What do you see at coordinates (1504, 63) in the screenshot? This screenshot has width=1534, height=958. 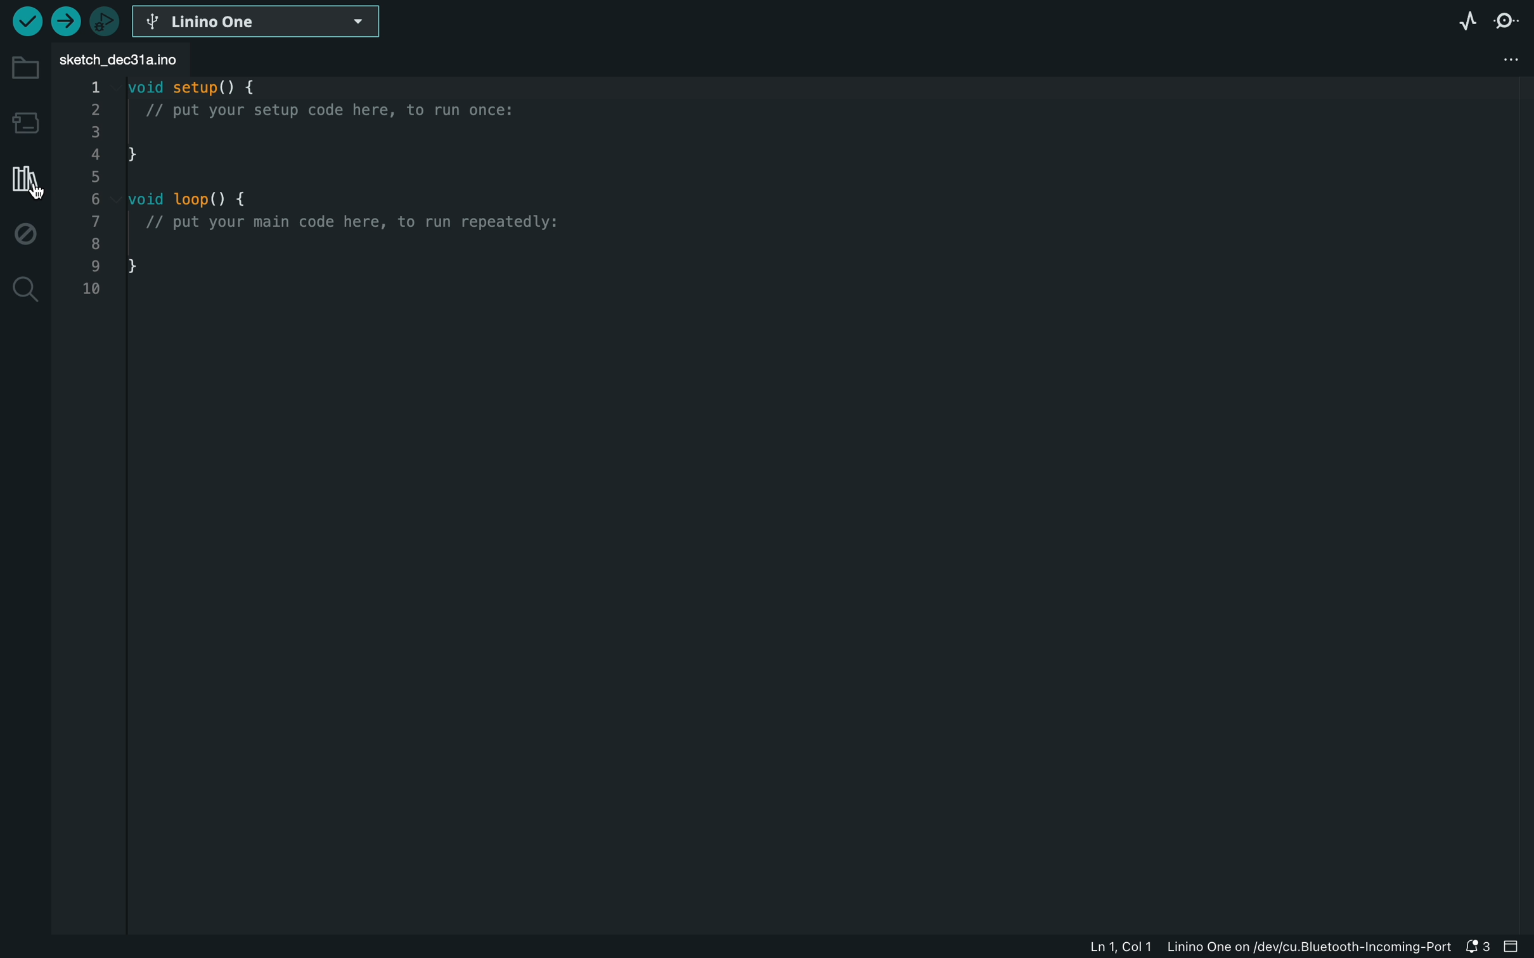 I see `file setting` at bounding box center [1504, 63].